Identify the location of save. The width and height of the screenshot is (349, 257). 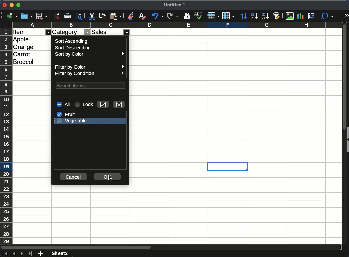
(42, 16).